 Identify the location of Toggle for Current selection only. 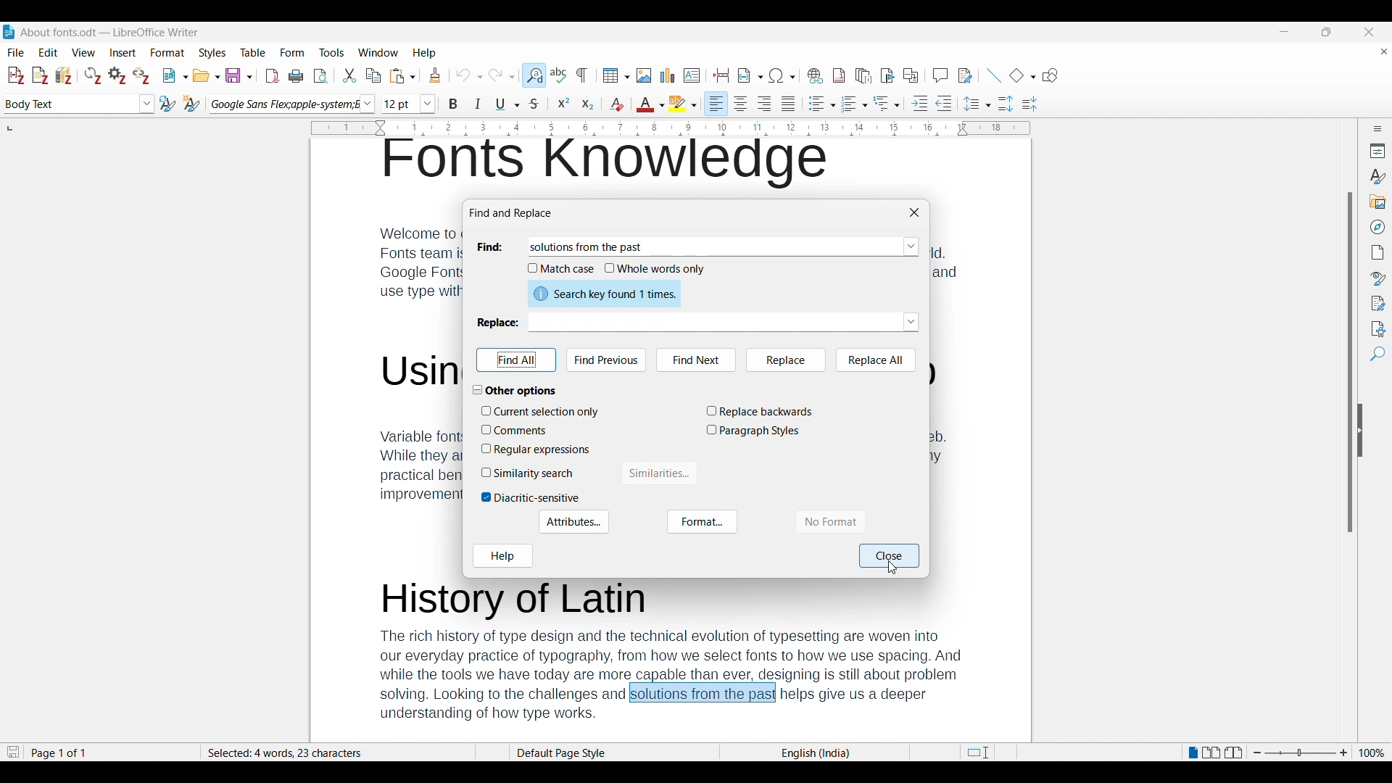
(542, 412).